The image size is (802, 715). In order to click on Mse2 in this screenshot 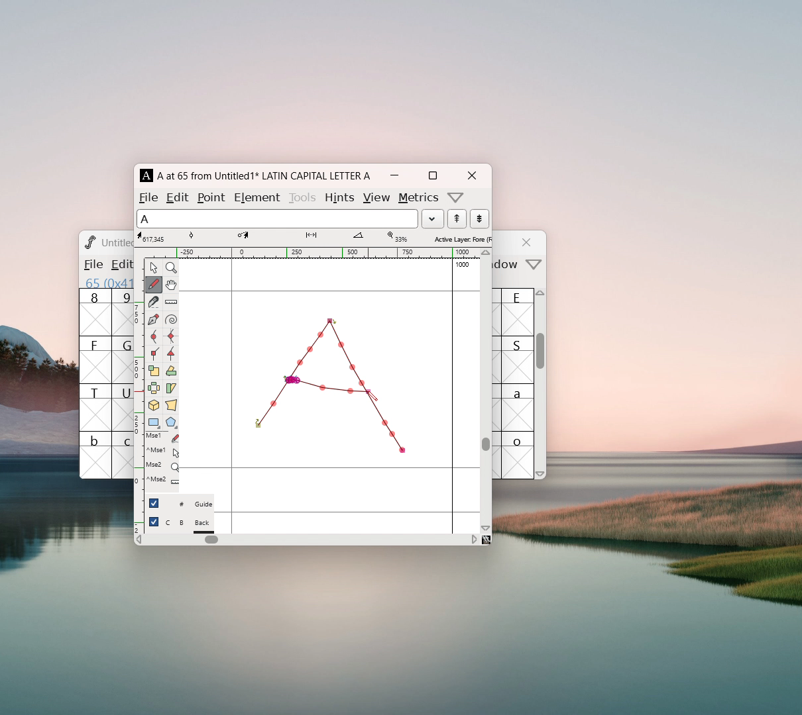, I will do `click(162, 465)`.